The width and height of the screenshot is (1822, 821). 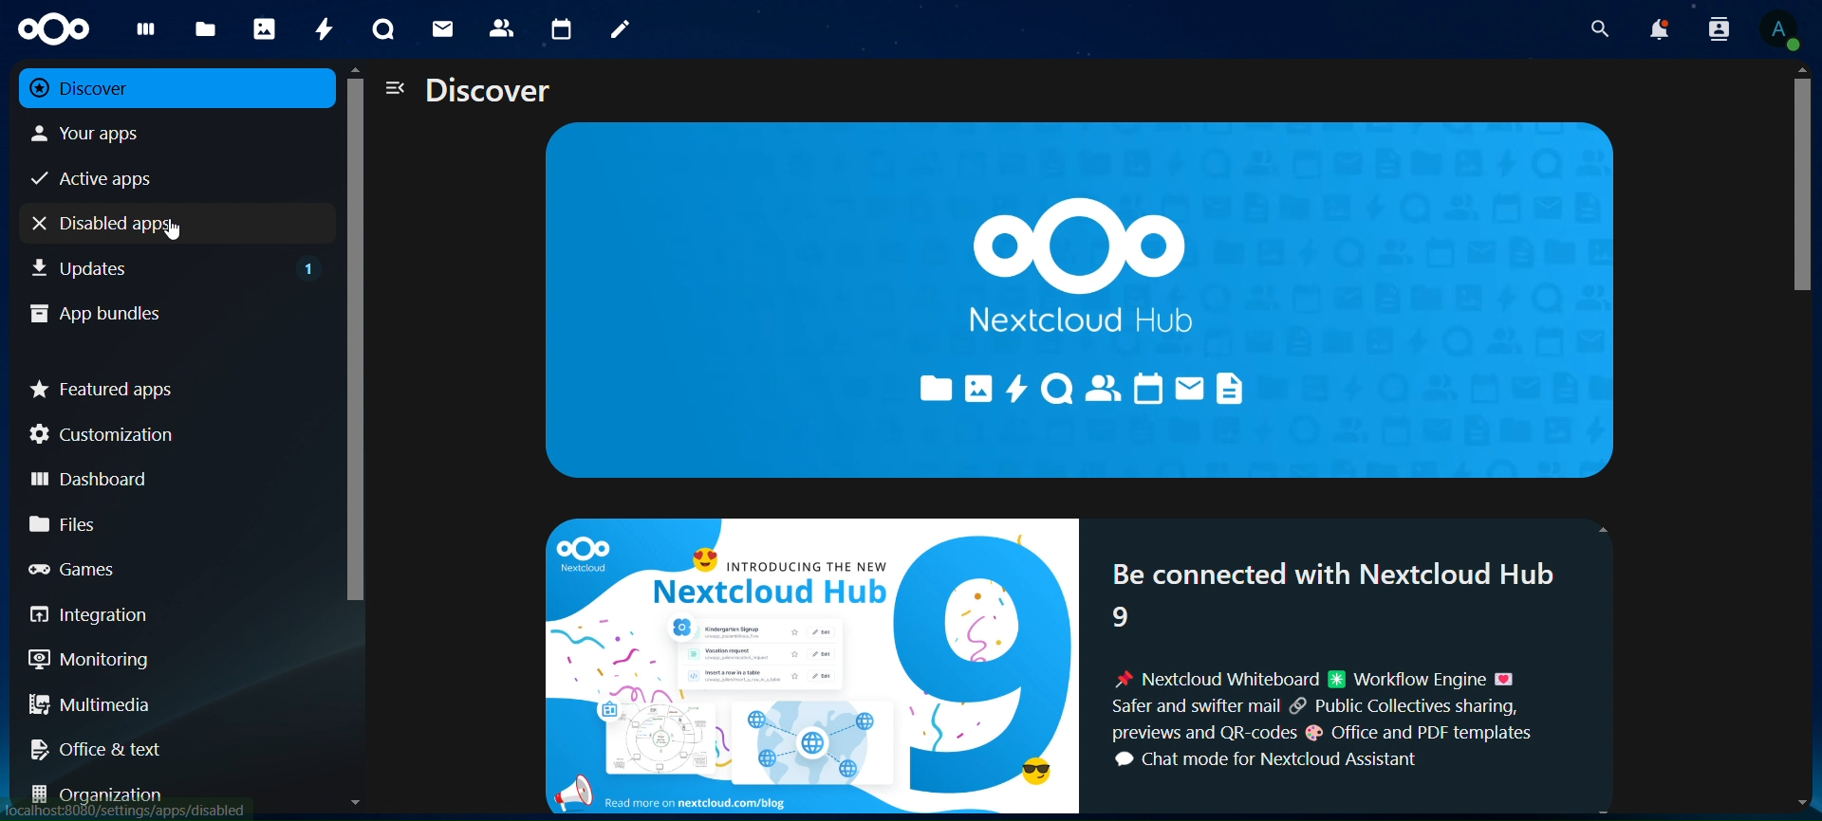 What do you see at coordinates (169, 708) in the screenshot?
I see `multimedia` at bounding box center [169, 708].